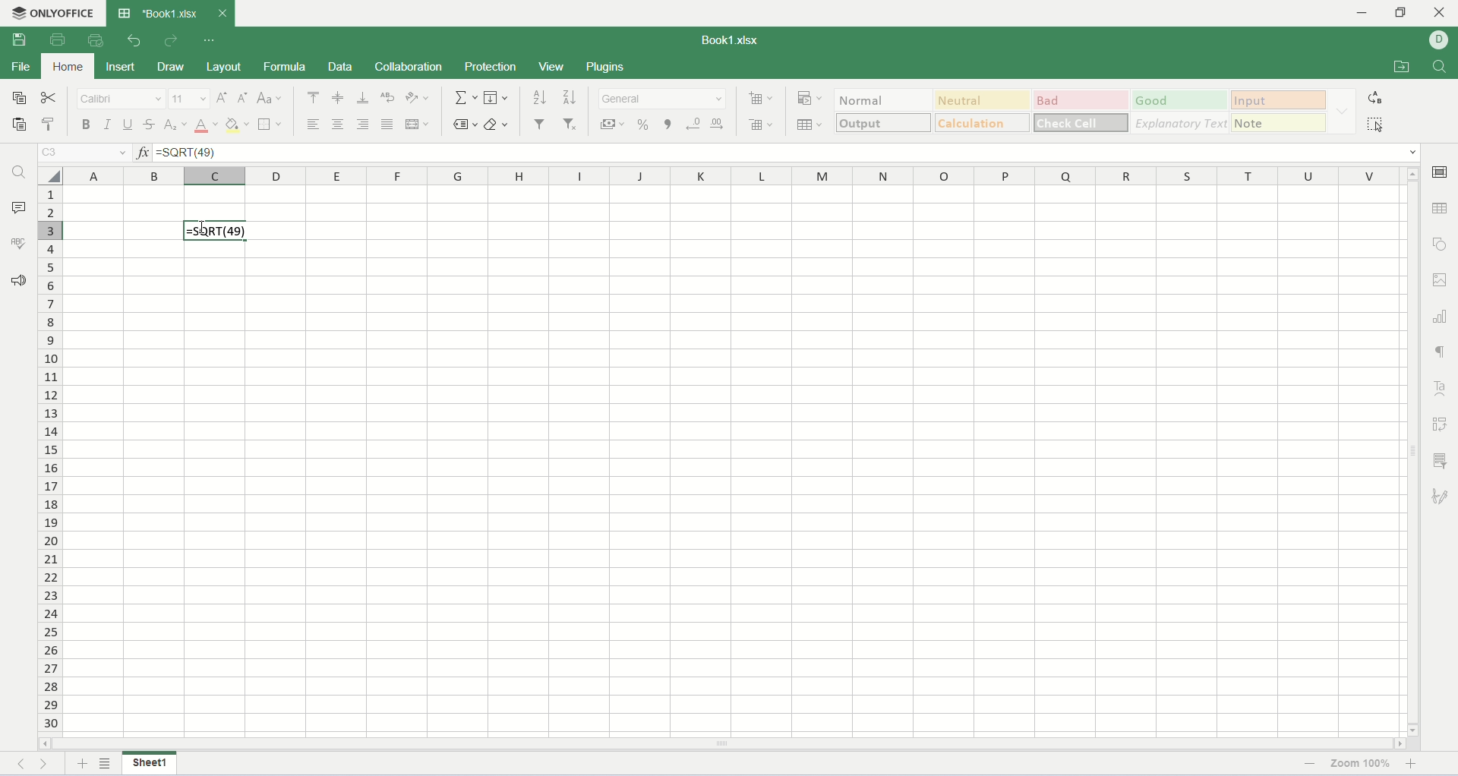 The width and height of the screenshot is (1458, 776). I want to click on note, so click(1280, 123).